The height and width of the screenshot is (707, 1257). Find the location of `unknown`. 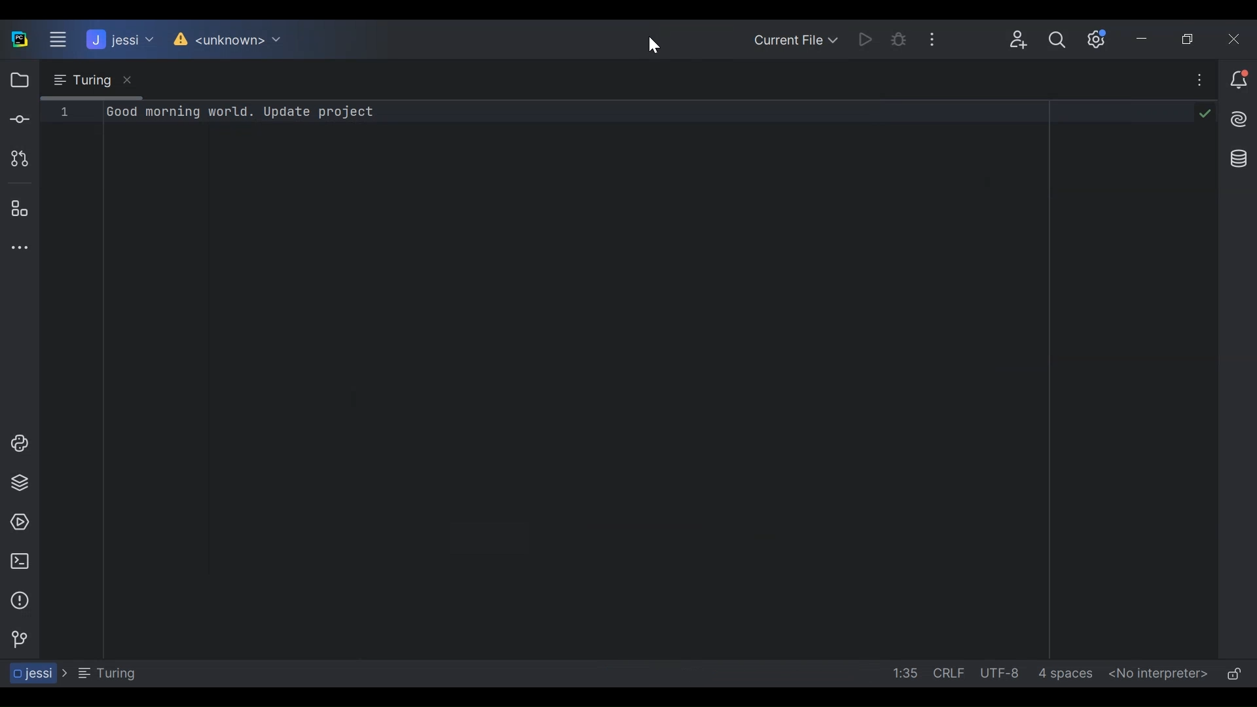

unknown is located at coordinates (228, 41).